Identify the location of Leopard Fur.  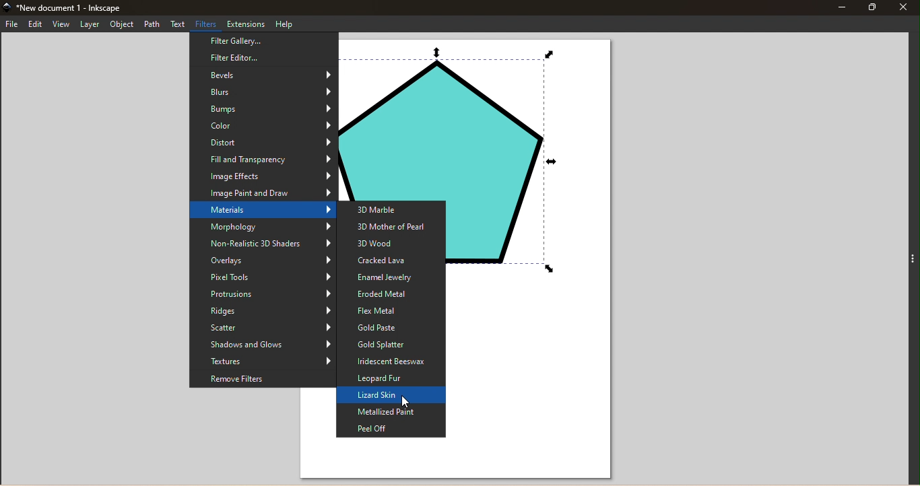
(391, 379).